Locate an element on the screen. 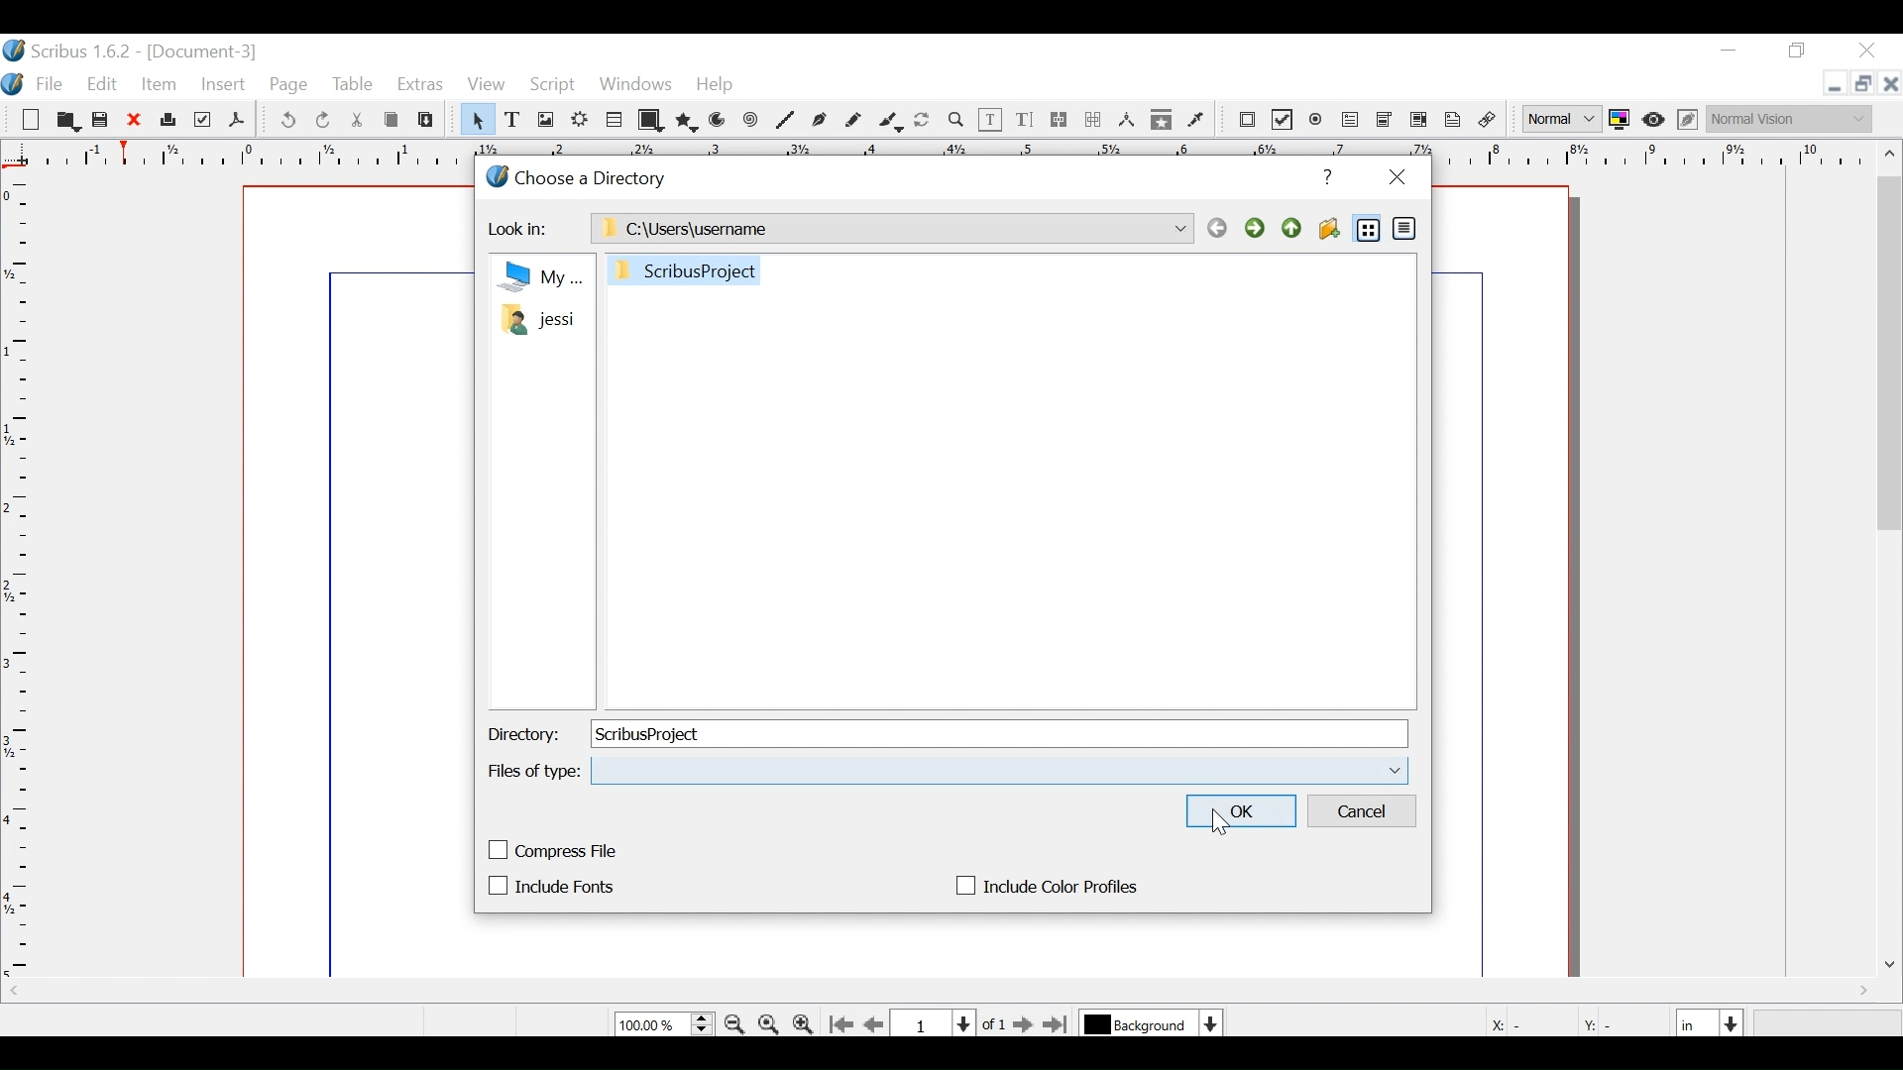 Image resolution: width=1903 pixels, height=1070 pixels. Select the curent layer is located at coordinates (1140, 1023).